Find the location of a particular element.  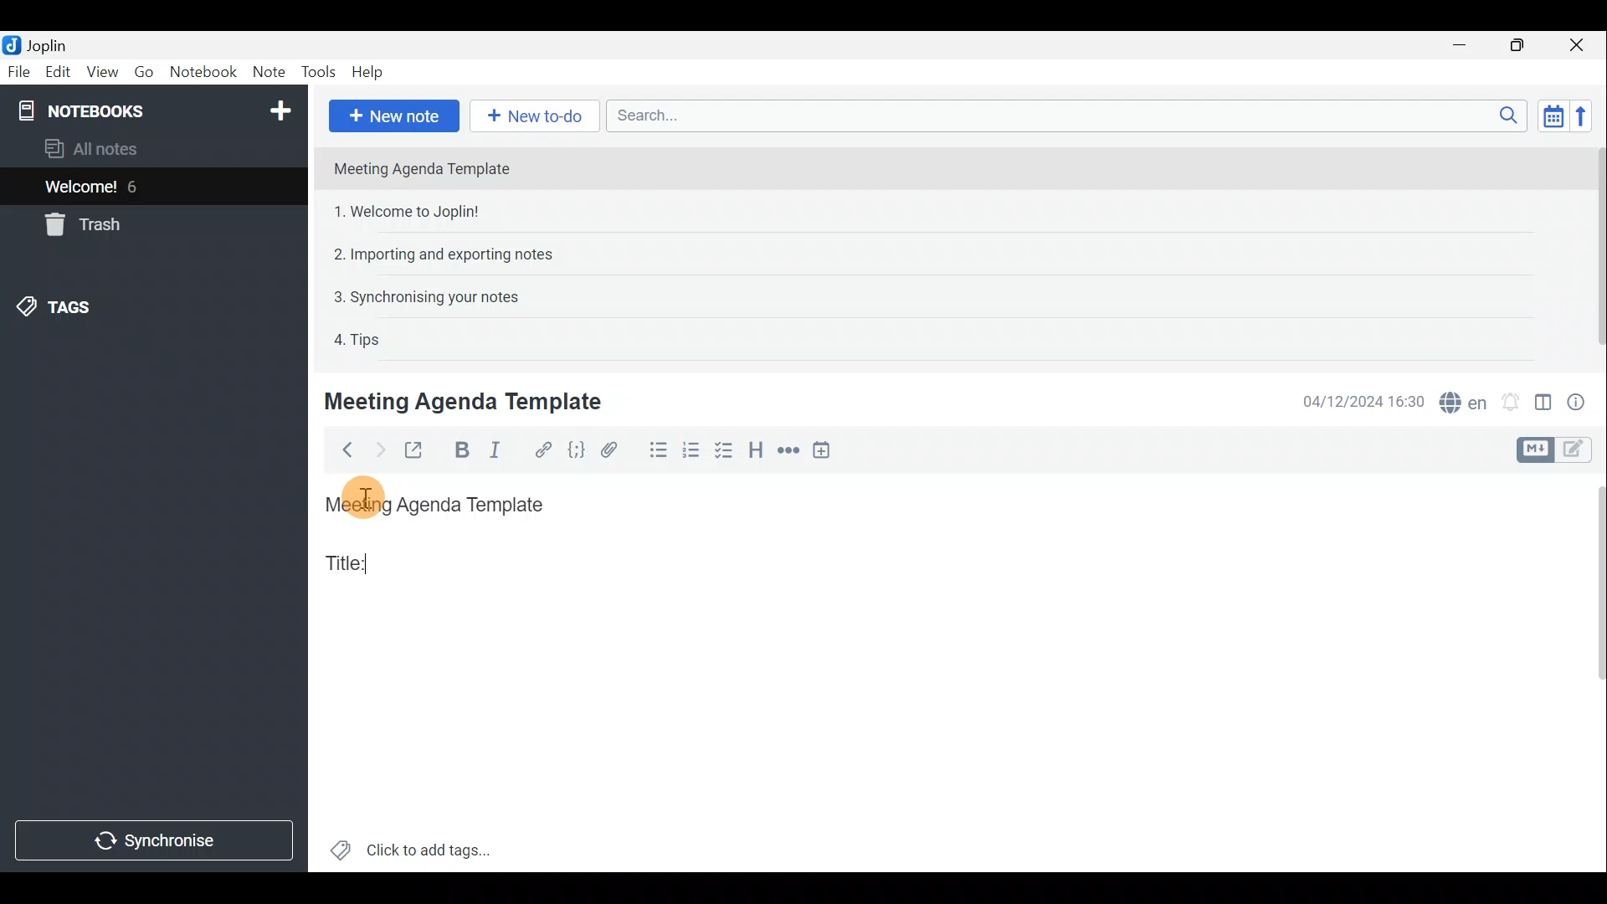

Synchronise is located at coordinates (152, 842).